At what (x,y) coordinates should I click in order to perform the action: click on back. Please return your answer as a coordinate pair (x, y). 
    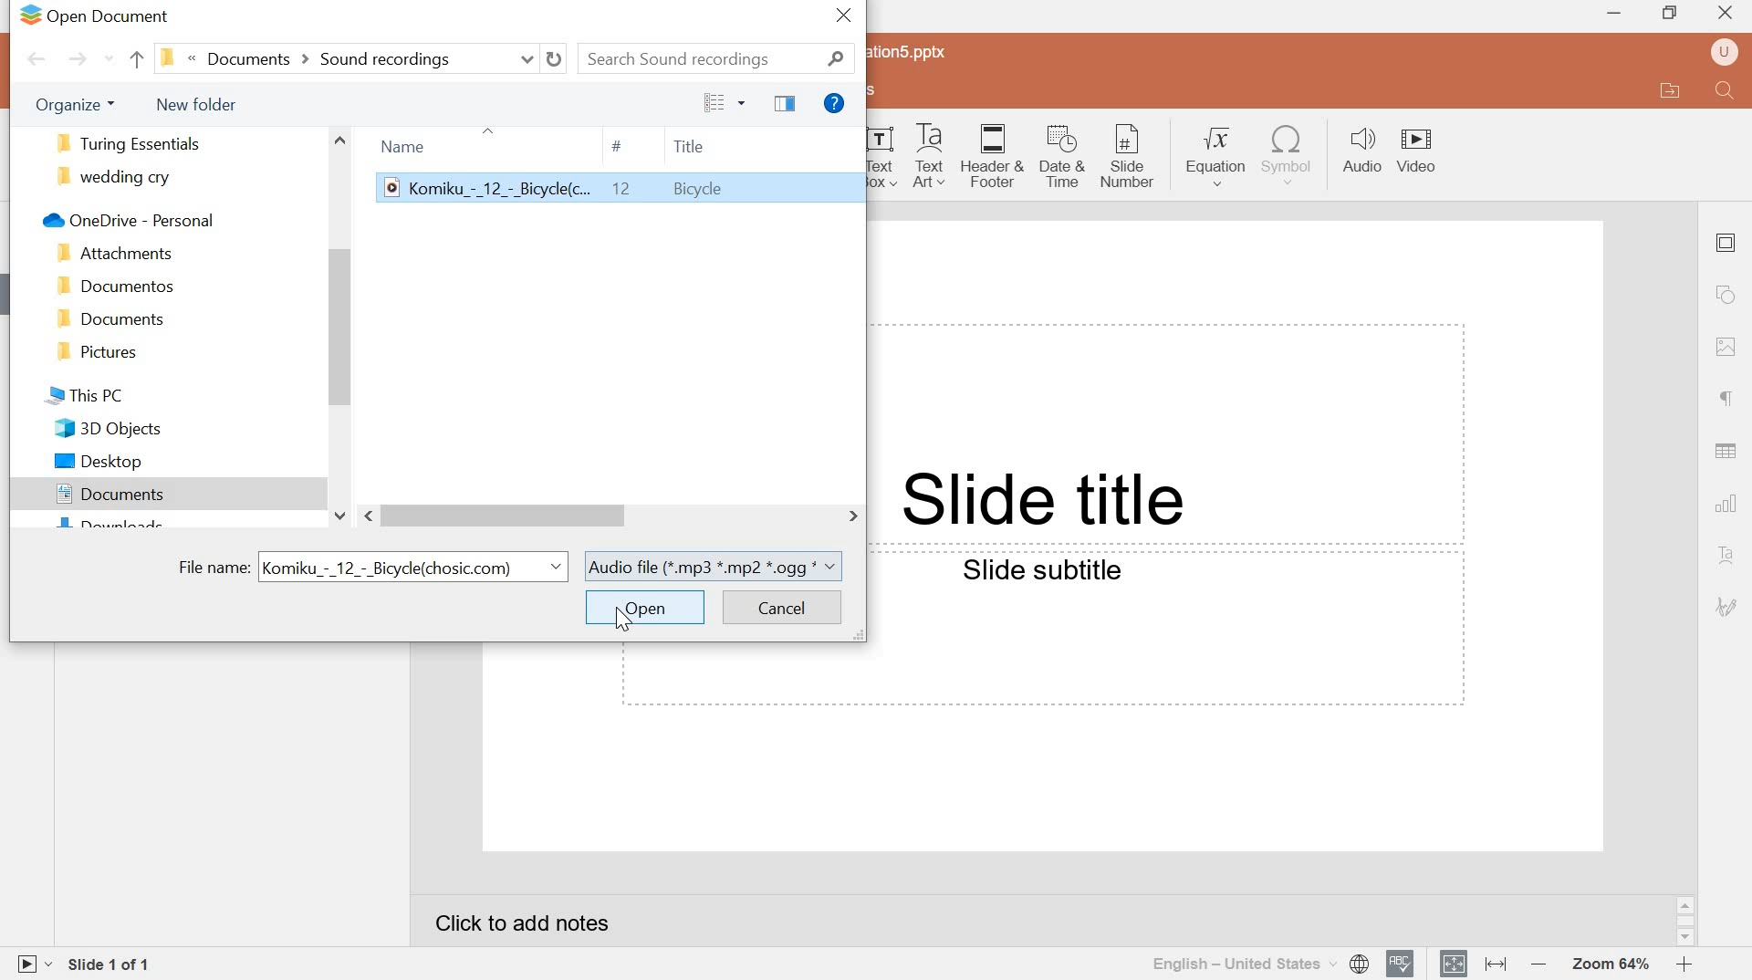
    Looking at the image, I should click on (36, 57).